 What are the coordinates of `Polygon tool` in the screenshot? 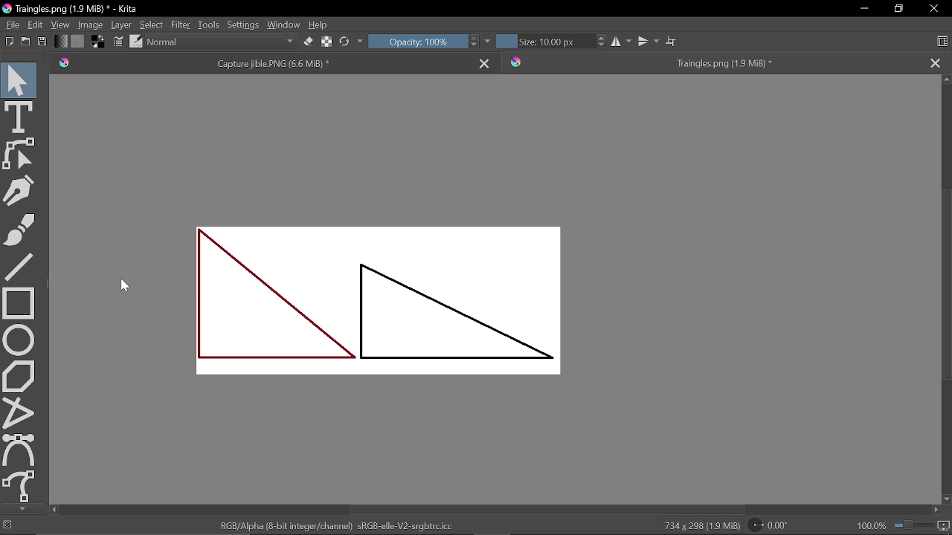 It's located at (21, 376).